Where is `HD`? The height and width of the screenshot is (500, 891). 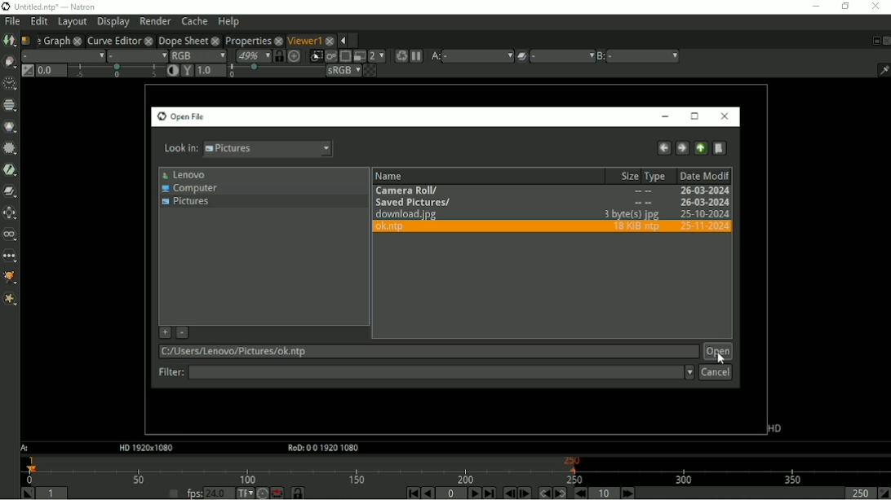 HD is located at coordinates (774, 428).